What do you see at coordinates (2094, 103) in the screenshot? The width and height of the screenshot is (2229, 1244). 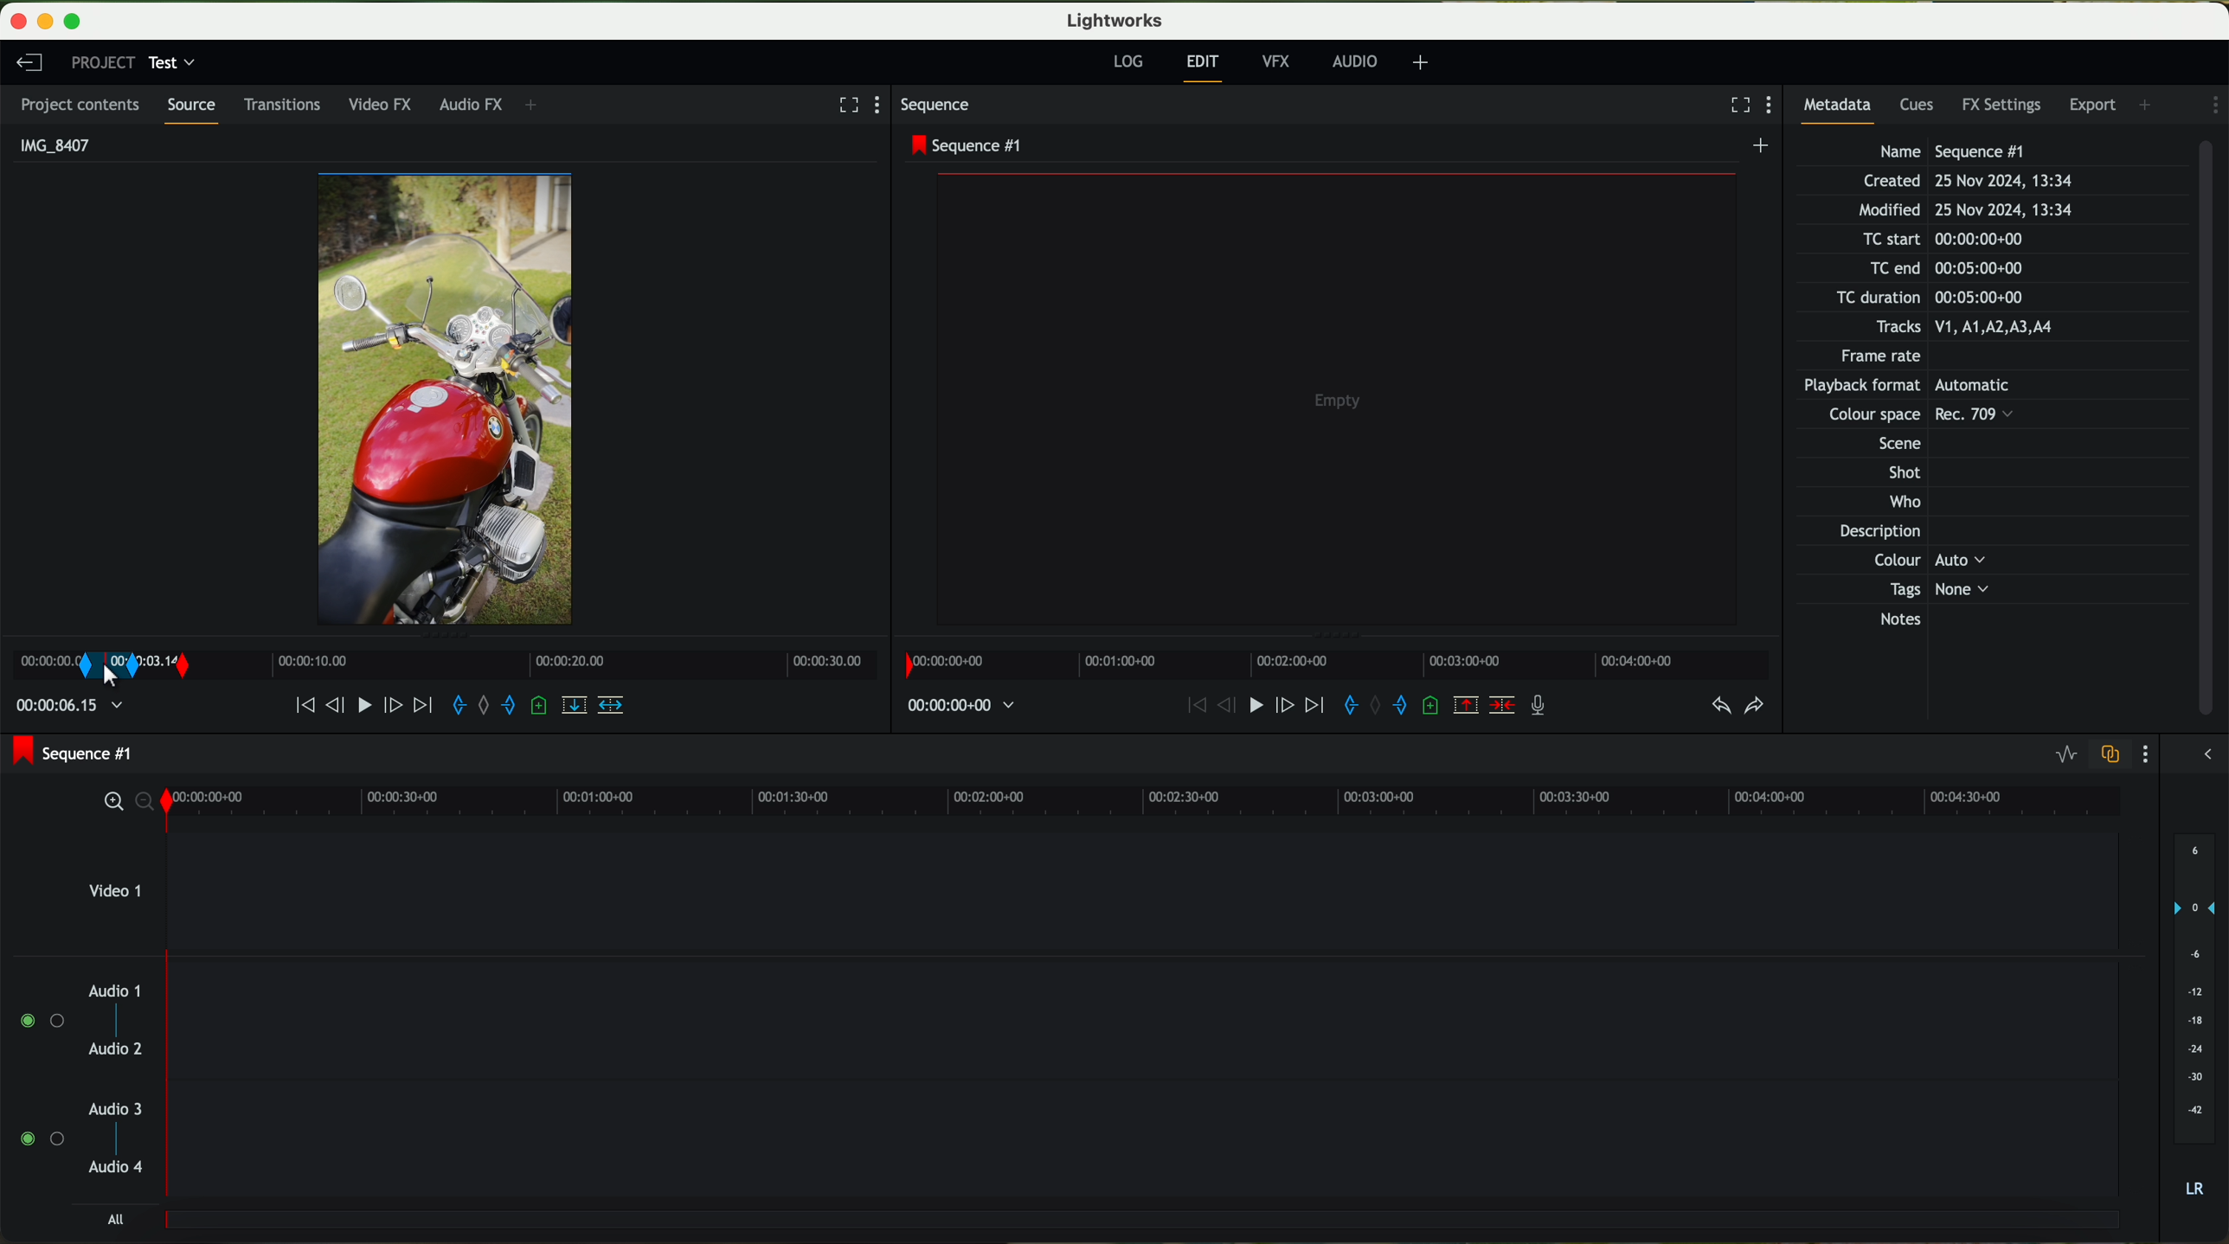 I see `export` at bounding box center [2094, 103].